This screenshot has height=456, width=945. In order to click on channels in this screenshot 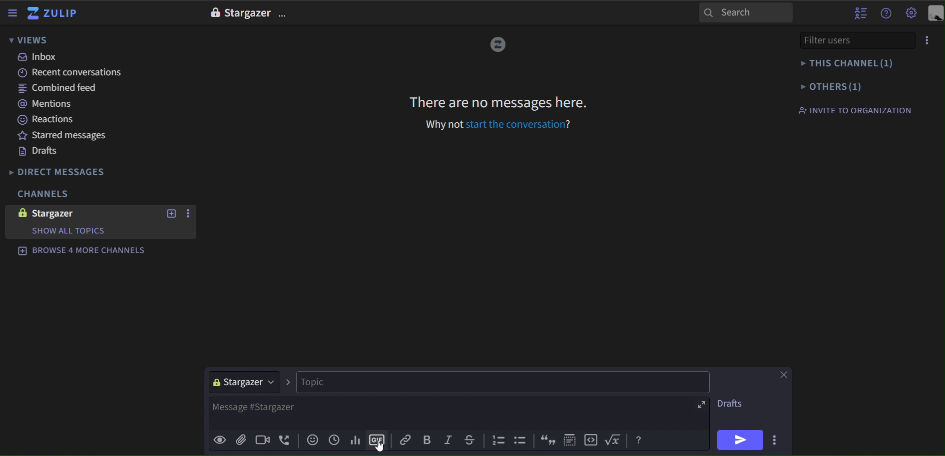, I will do `click(42, 195)`.